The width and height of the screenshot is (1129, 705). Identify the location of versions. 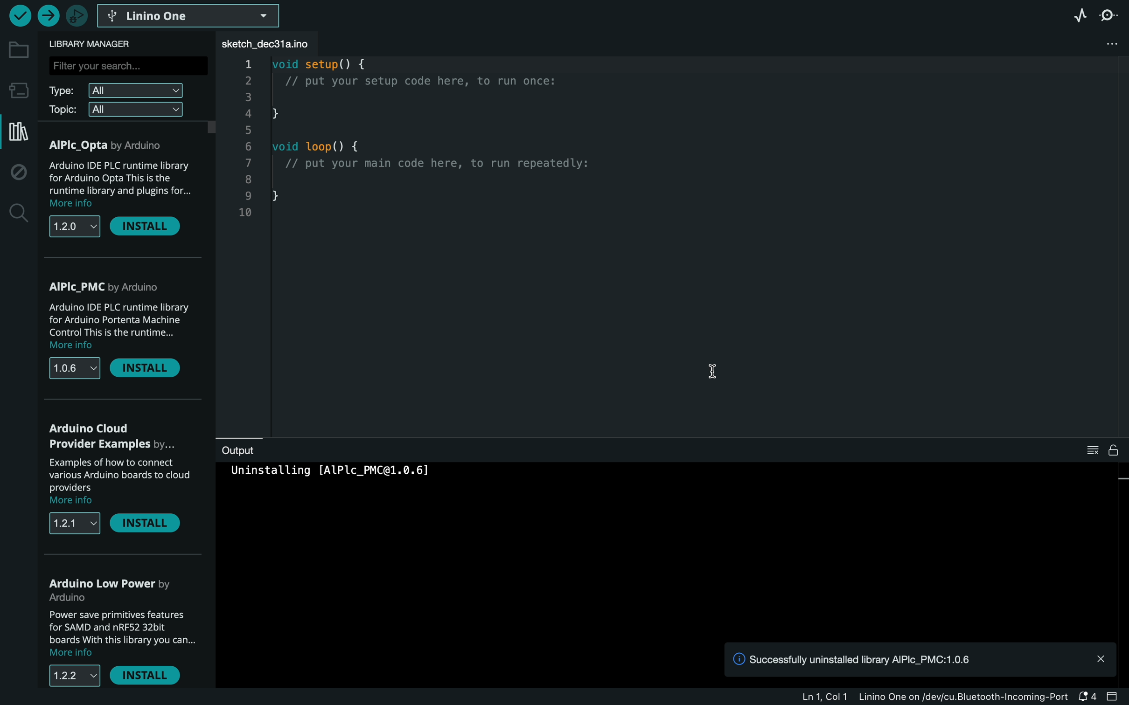
(71, 681).